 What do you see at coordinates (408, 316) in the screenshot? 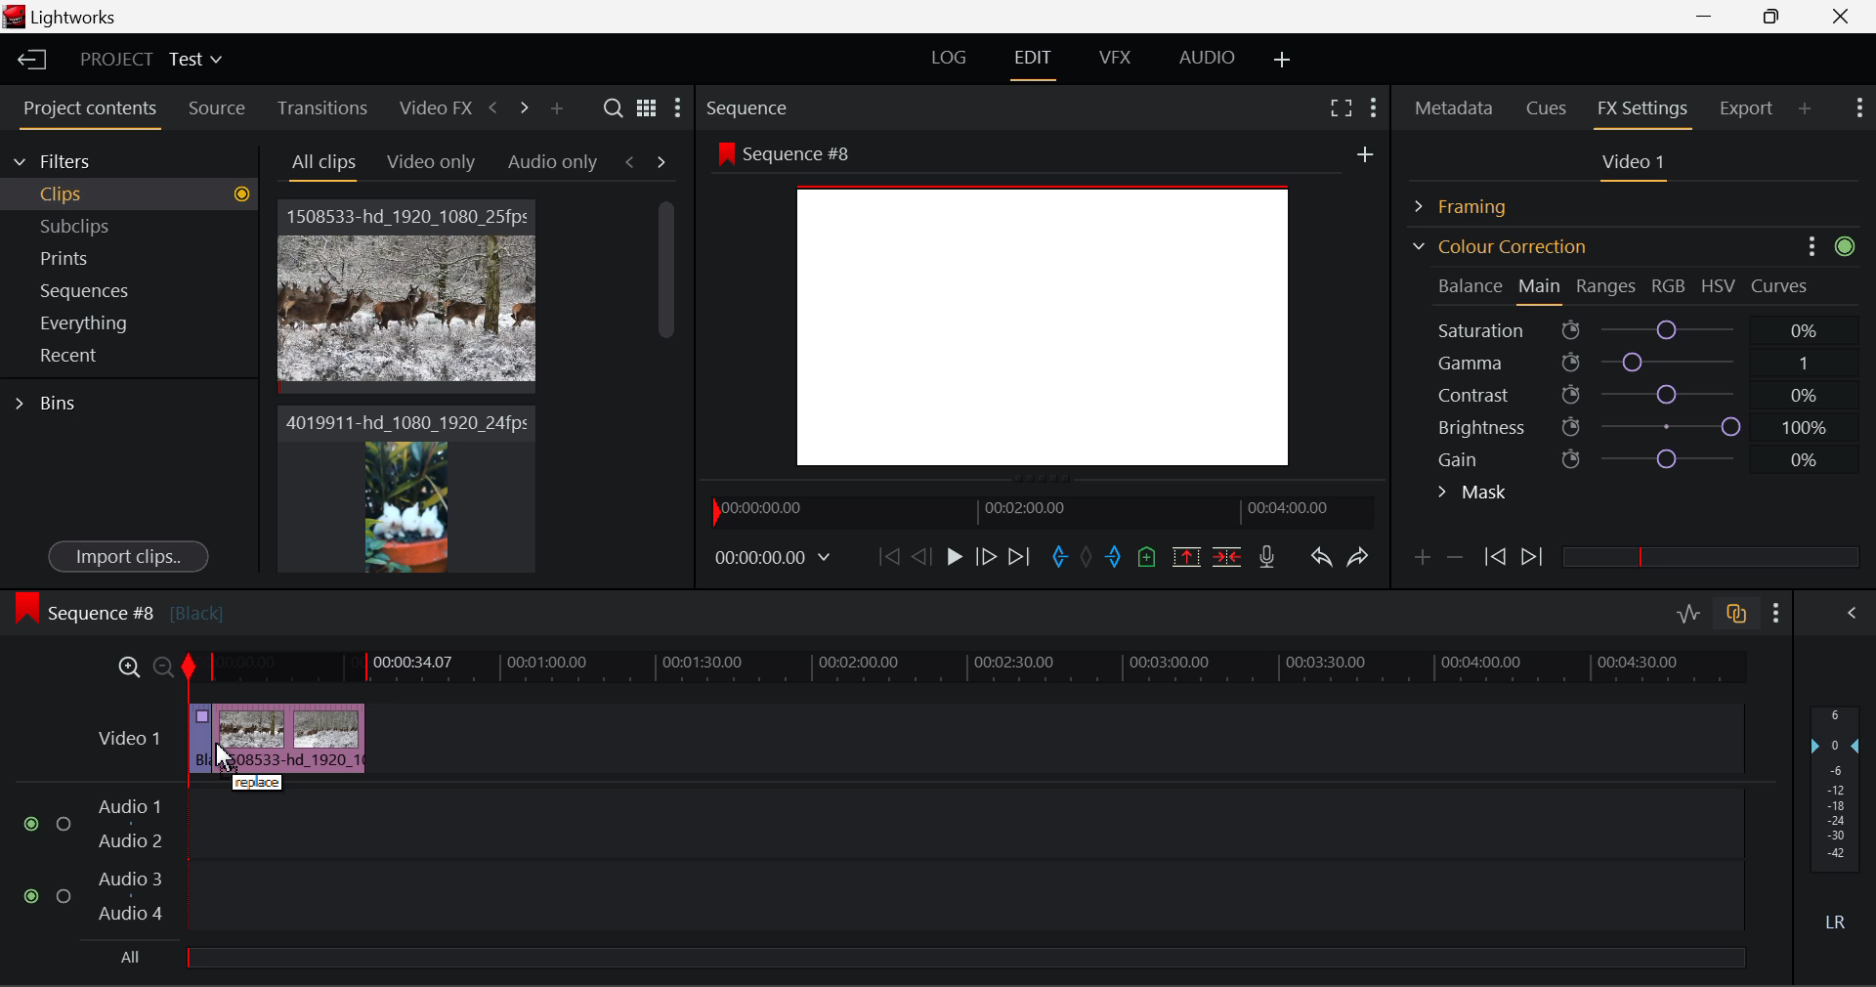
I see `Cursor MOUSE_DOWN on Clip 1` at bounding box center [408, 316].